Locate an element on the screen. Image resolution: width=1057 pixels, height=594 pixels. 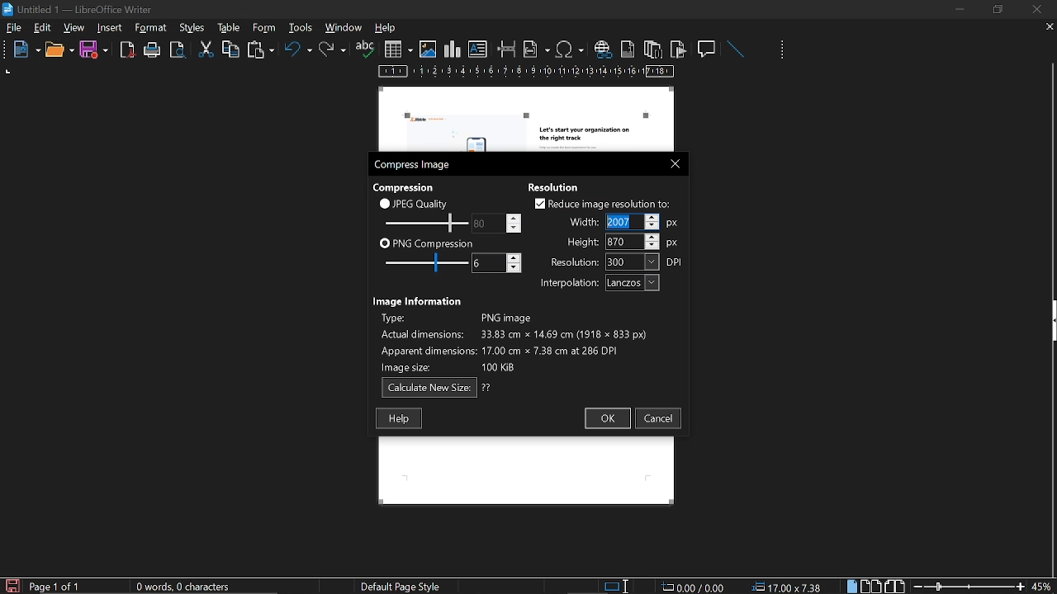
undo is located at coordinates (298, 52).